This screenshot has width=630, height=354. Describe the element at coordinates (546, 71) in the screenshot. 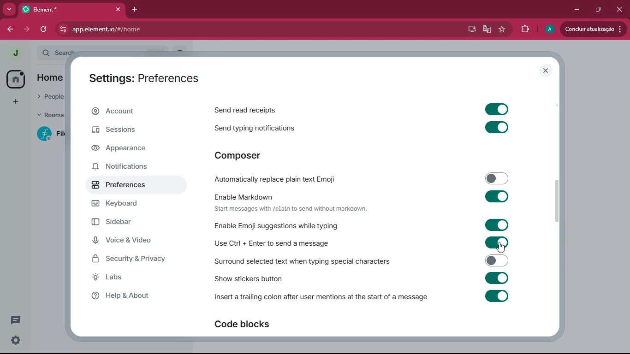

I see `close` at that location.